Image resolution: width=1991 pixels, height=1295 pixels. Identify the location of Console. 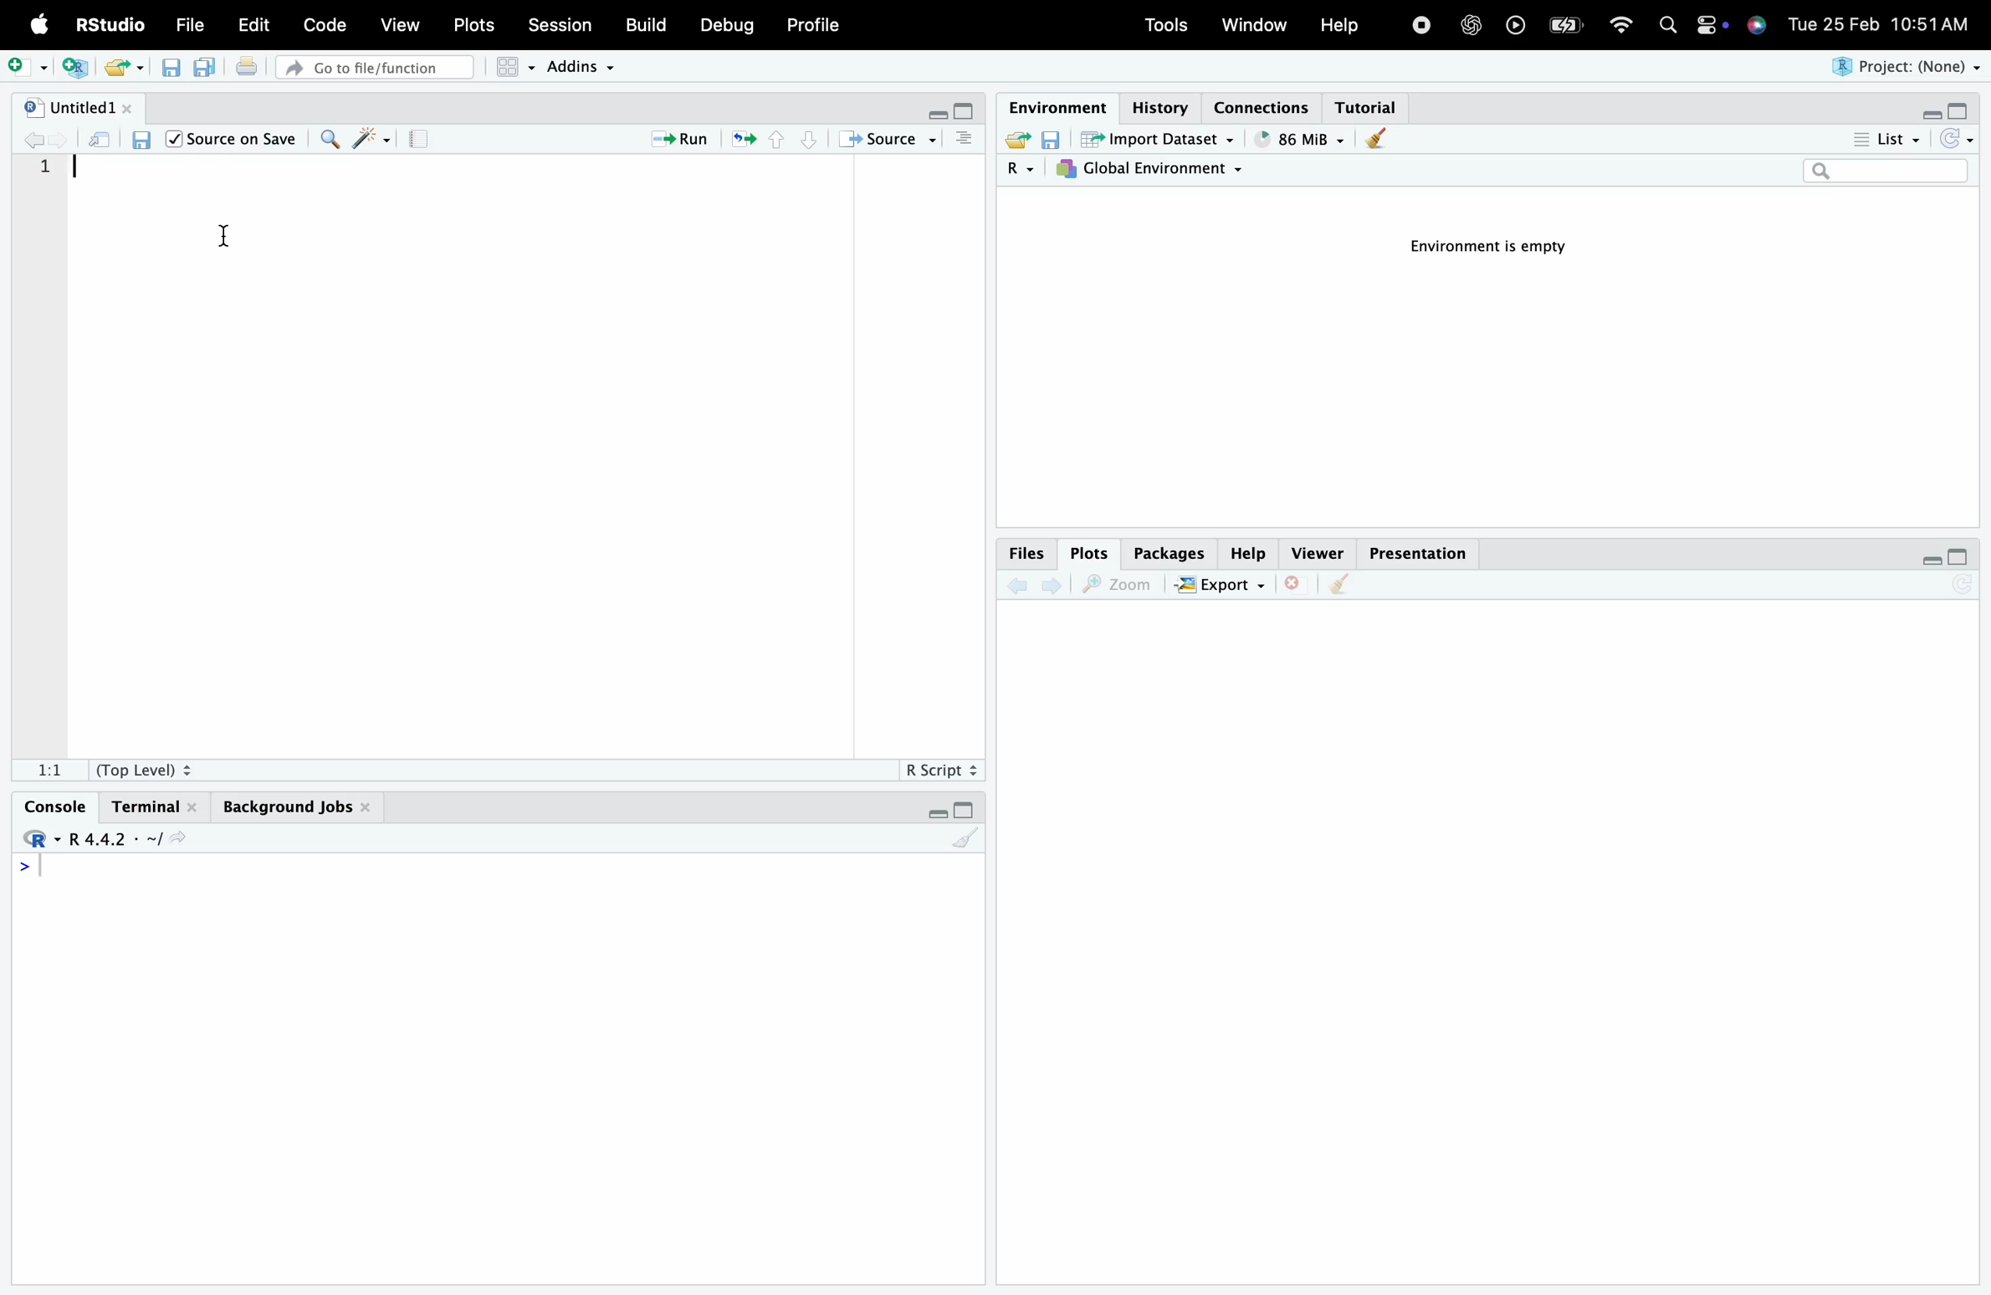
(55, 800).